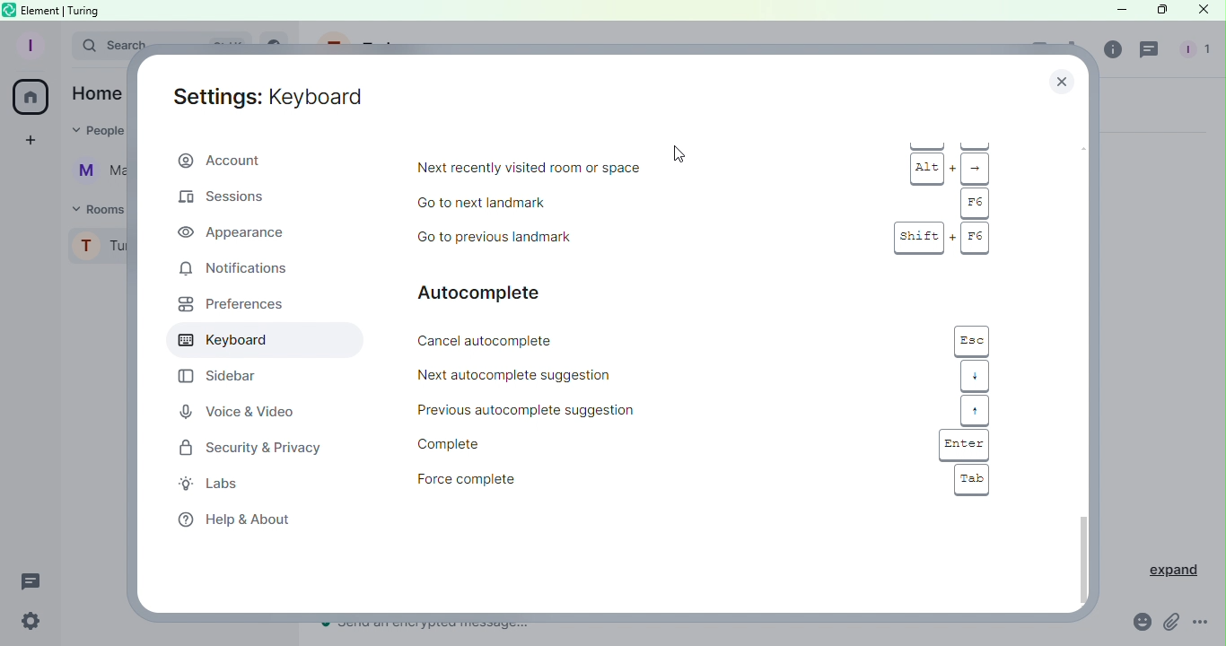  I want to click on up arrow, so click(976, 412).